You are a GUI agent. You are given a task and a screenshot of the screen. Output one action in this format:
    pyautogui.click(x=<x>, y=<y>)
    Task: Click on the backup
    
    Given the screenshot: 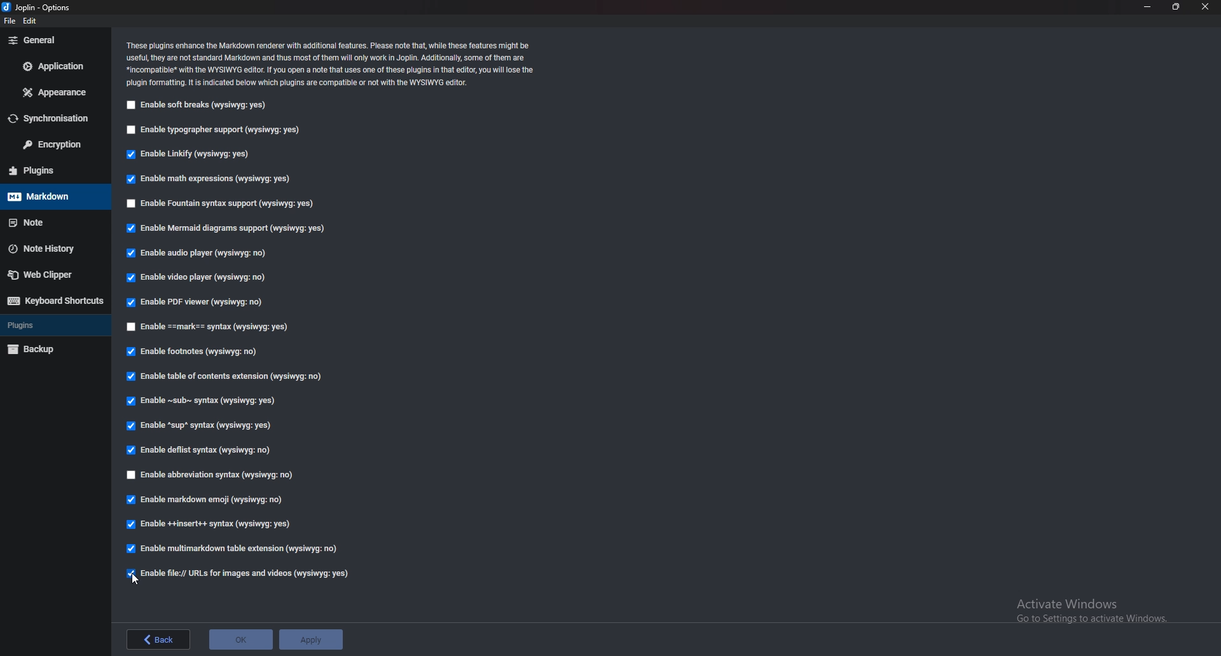 What is the action you would take?
    pyautogui.click(x=48, y=350)
    